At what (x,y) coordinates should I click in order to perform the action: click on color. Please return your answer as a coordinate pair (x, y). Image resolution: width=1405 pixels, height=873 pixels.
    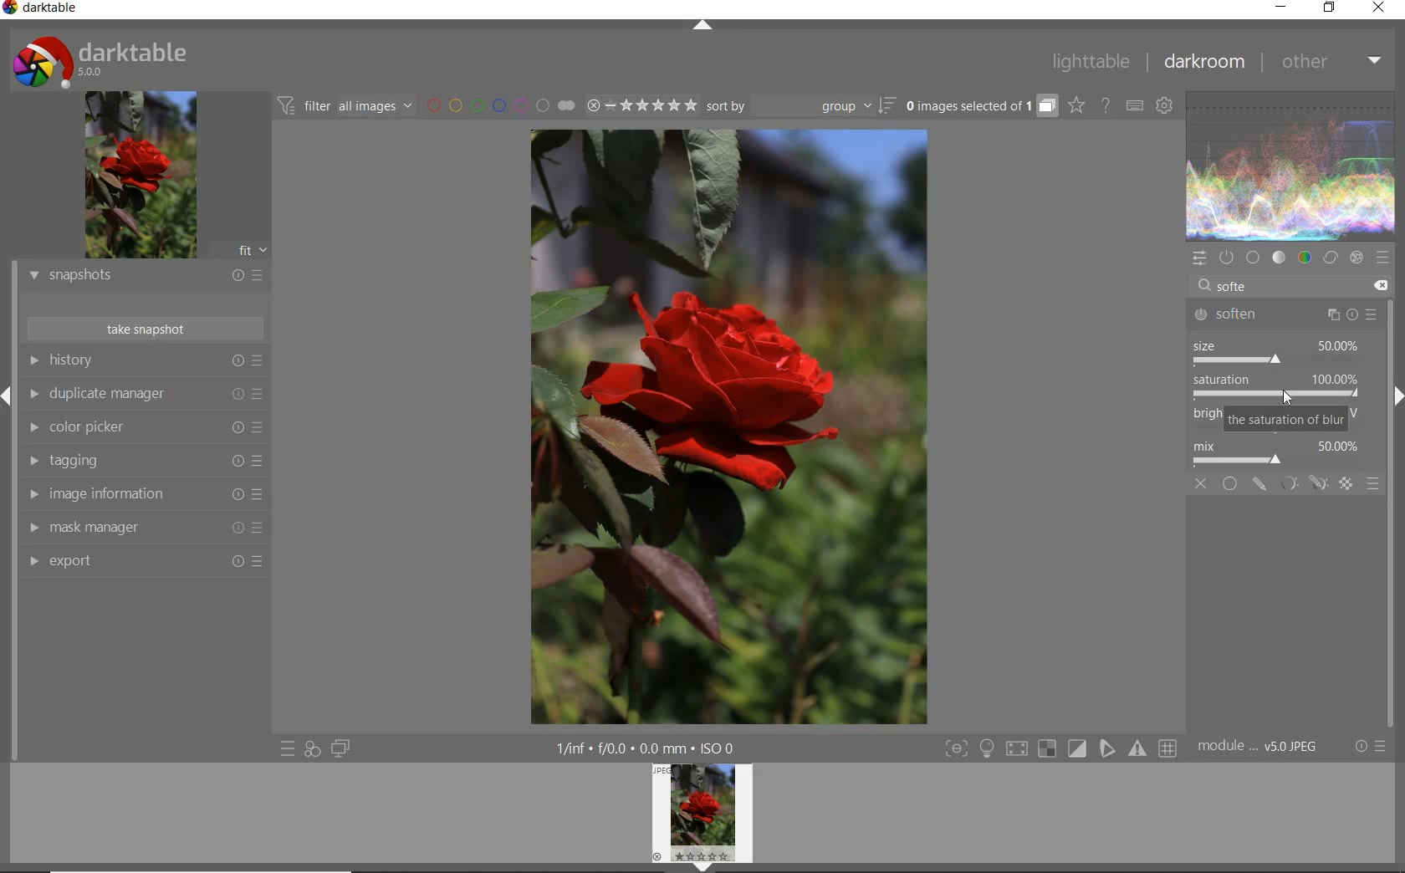
    Looking at the image, I should click on (1305, 258).